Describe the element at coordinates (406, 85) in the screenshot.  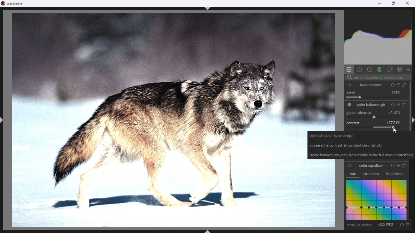
I see `go to full version of local contrasst` at that location.